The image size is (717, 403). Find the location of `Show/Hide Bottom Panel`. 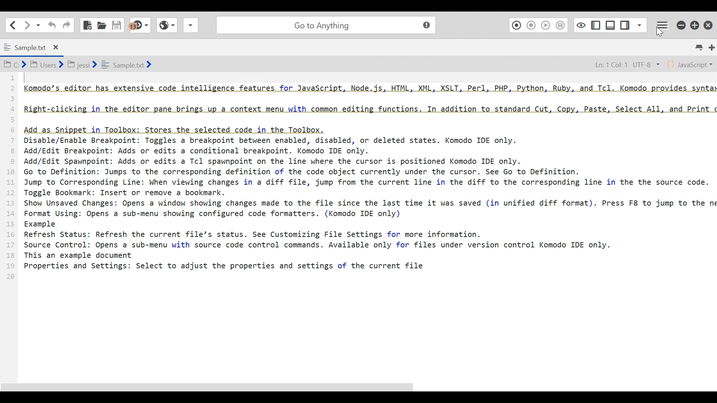

Show/Hide Bottom Panel is located at coordinates (611, 24).